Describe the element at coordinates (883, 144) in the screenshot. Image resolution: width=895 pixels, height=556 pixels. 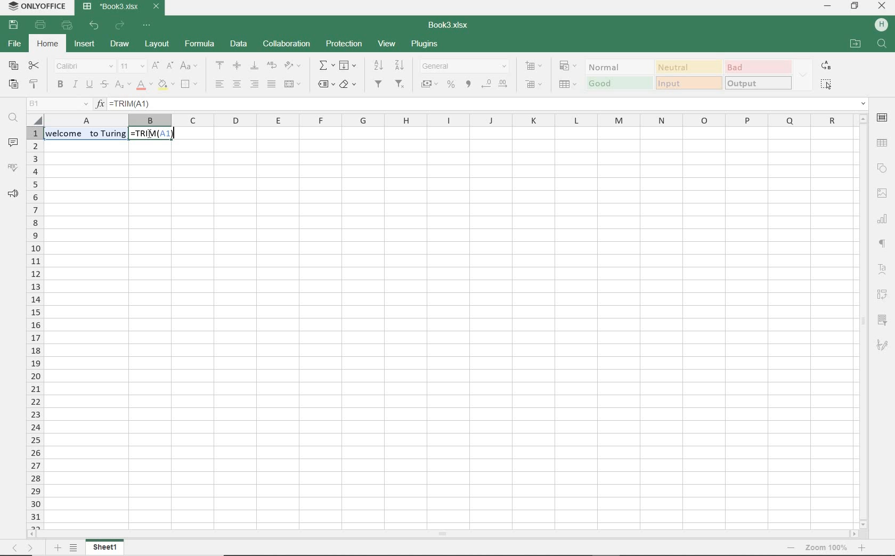
I see `table` at that location.